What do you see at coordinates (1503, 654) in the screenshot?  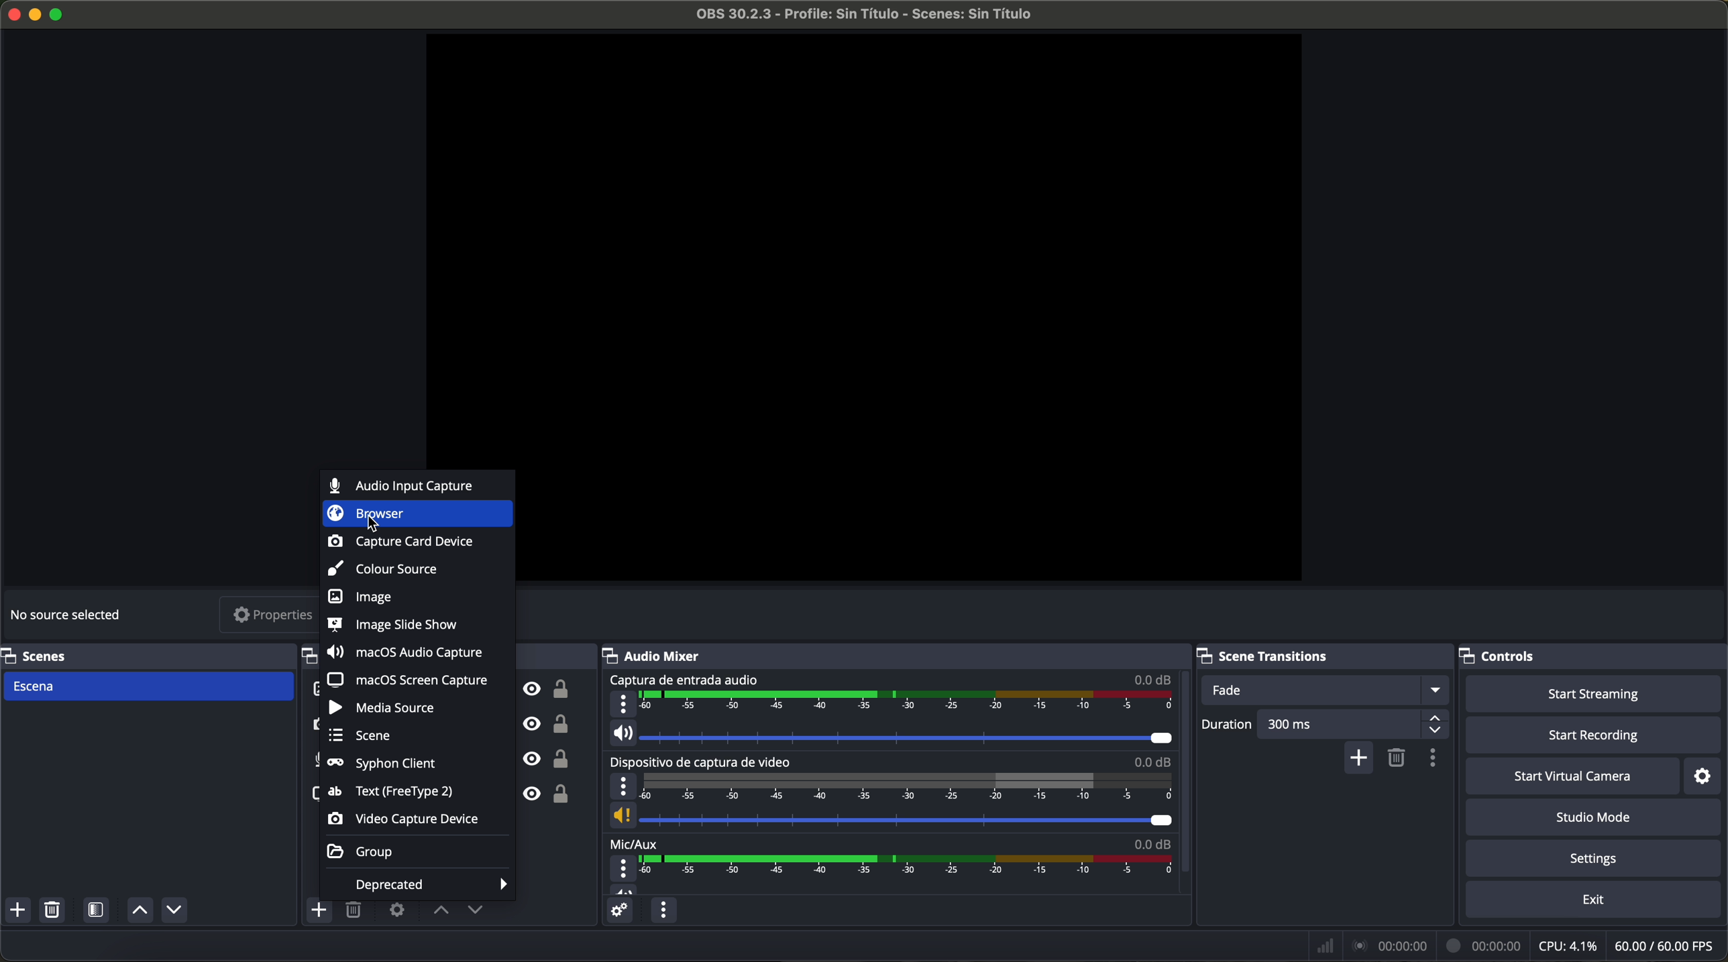 I see `controls` at bounding box center [1503, 654].